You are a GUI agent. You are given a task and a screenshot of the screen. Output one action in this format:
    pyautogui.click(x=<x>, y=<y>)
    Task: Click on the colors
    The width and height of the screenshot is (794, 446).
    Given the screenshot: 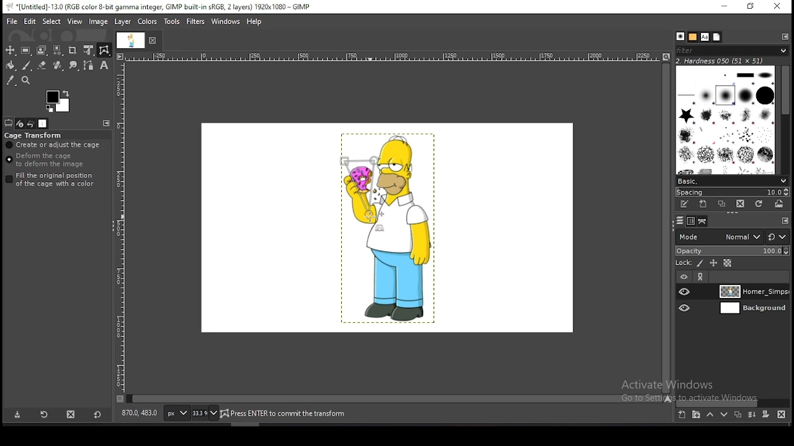 What is the action you would take?
    pyautogui.click(x=58, y=102)
    